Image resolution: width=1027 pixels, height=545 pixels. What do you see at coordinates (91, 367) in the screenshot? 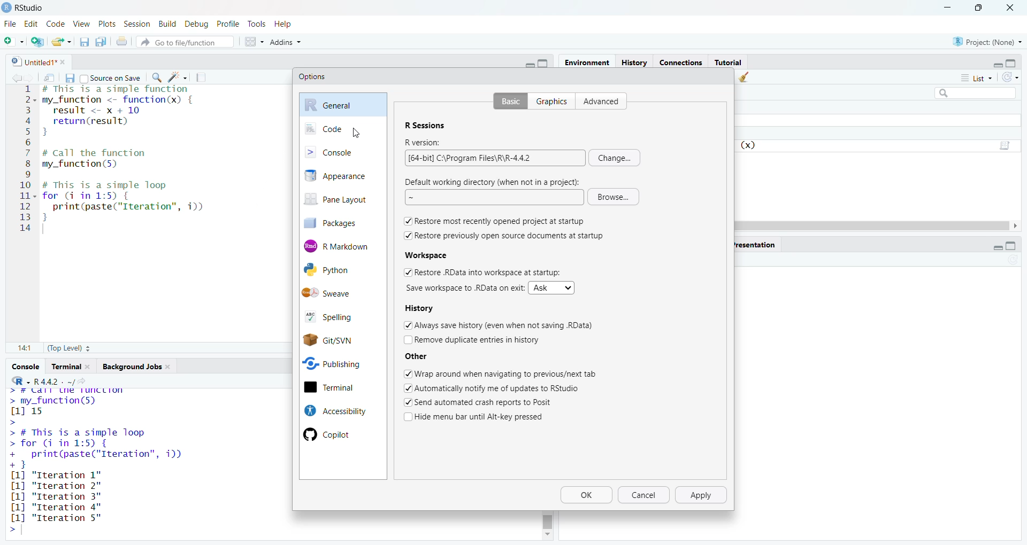
I see `close ` at bounding box center [91, 367].